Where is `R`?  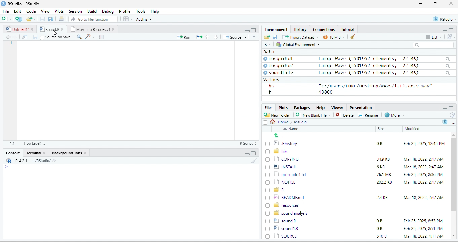
R is located at coordinates (445, 122).